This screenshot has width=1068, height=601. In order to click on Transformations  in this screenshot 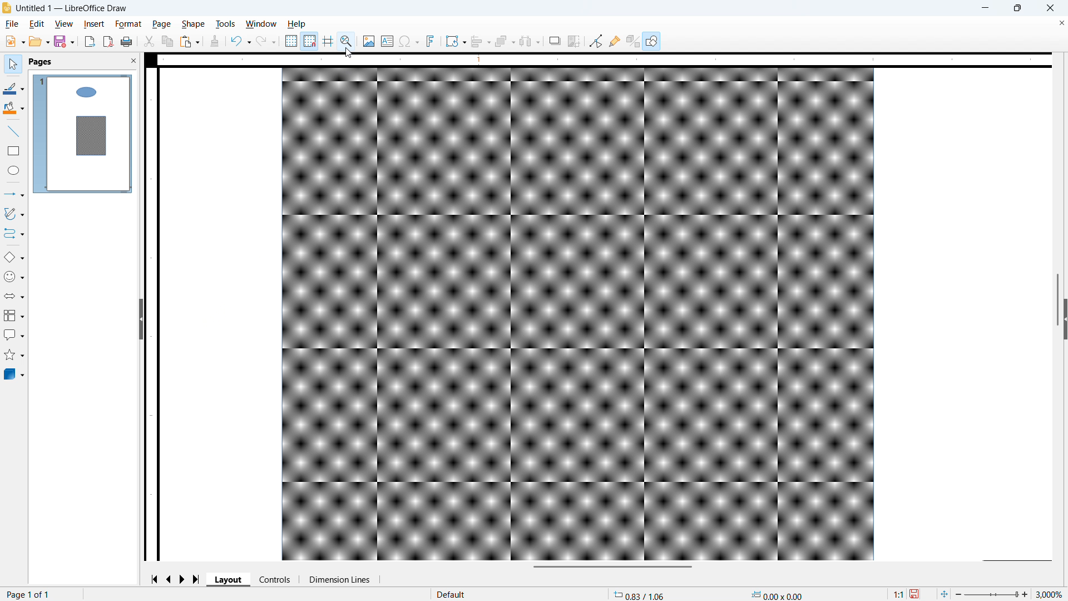, I will do `click(456, 42)`.